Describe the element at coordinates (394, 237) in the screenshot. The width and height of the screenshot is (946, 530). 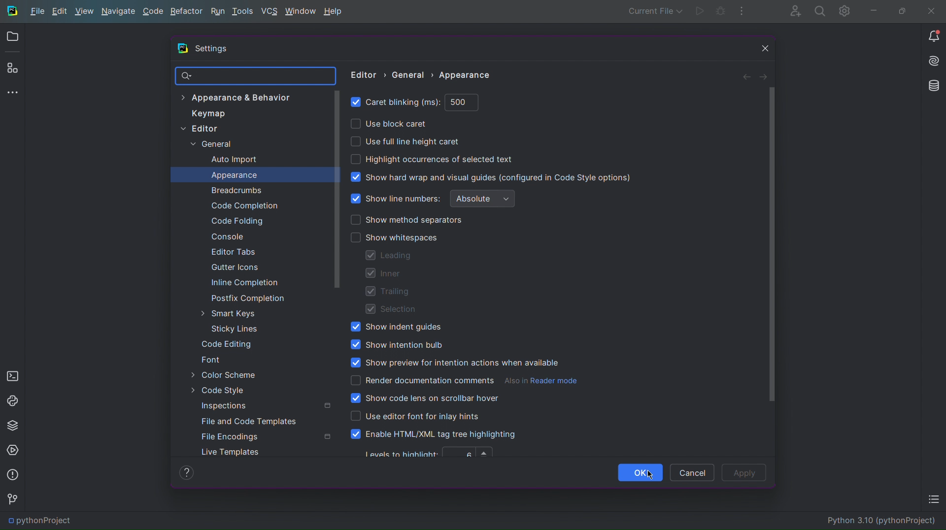
I see `Show whitespaces` at that location.